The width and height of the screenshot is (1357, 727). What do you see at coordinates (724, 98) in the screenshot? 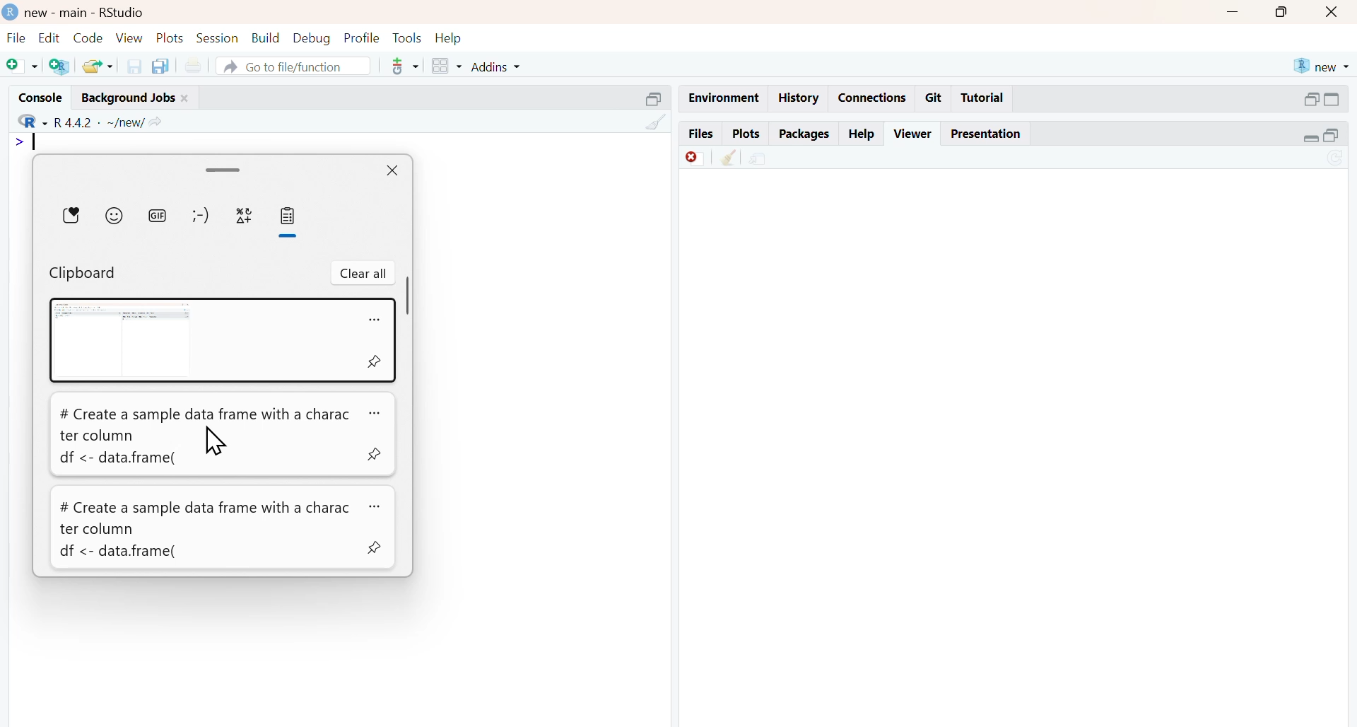
I see `Environment ` at bounding box center [724, 98].